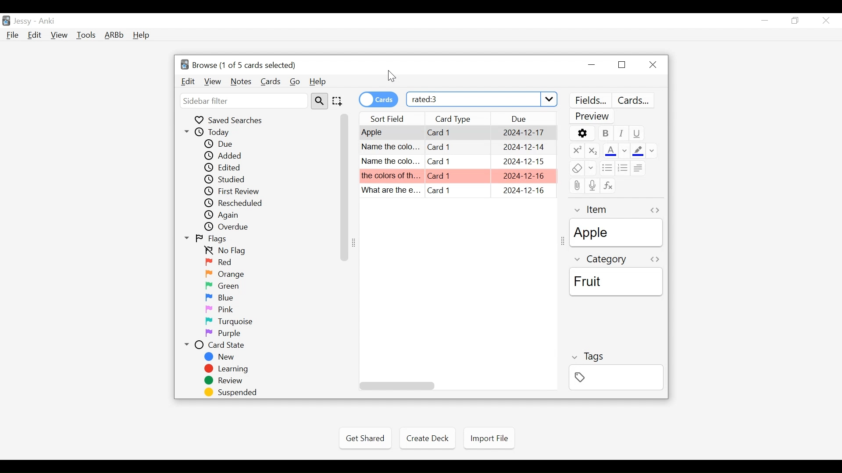 Image resolution: width=842 pixels, height=473 pixels. What do you see at coordinates (624, 167) in the screenshot?
I see `Ordered List` at bounding box center [624, 167].